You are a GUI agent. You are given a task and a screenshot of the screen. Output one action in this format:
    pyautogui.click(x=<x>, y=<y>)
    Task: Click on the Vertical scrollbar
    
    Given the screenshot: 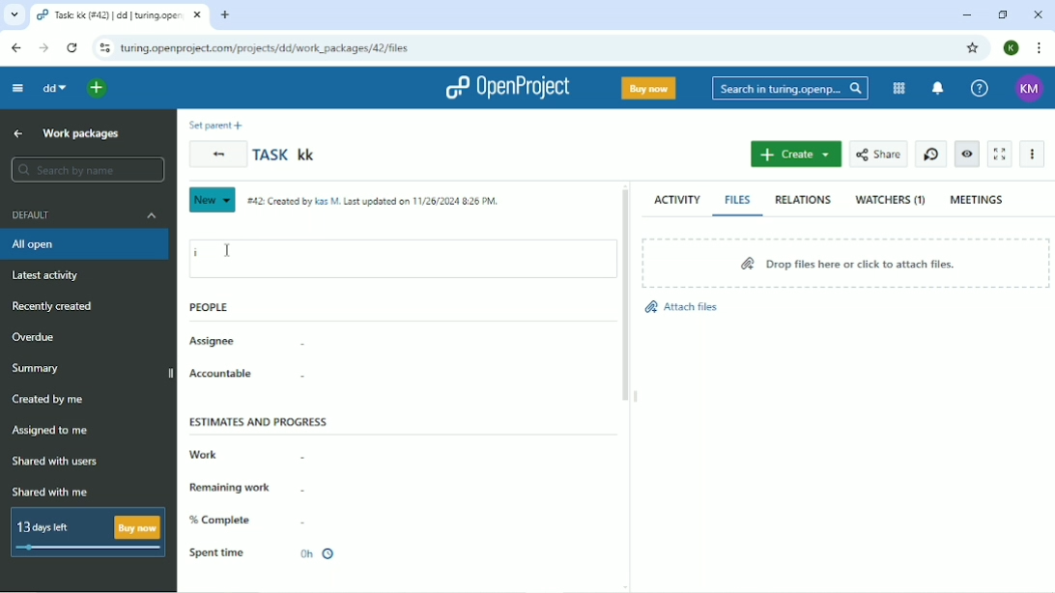 What is the action you would take?
    pyautogui.click(x=625, y=296)
    